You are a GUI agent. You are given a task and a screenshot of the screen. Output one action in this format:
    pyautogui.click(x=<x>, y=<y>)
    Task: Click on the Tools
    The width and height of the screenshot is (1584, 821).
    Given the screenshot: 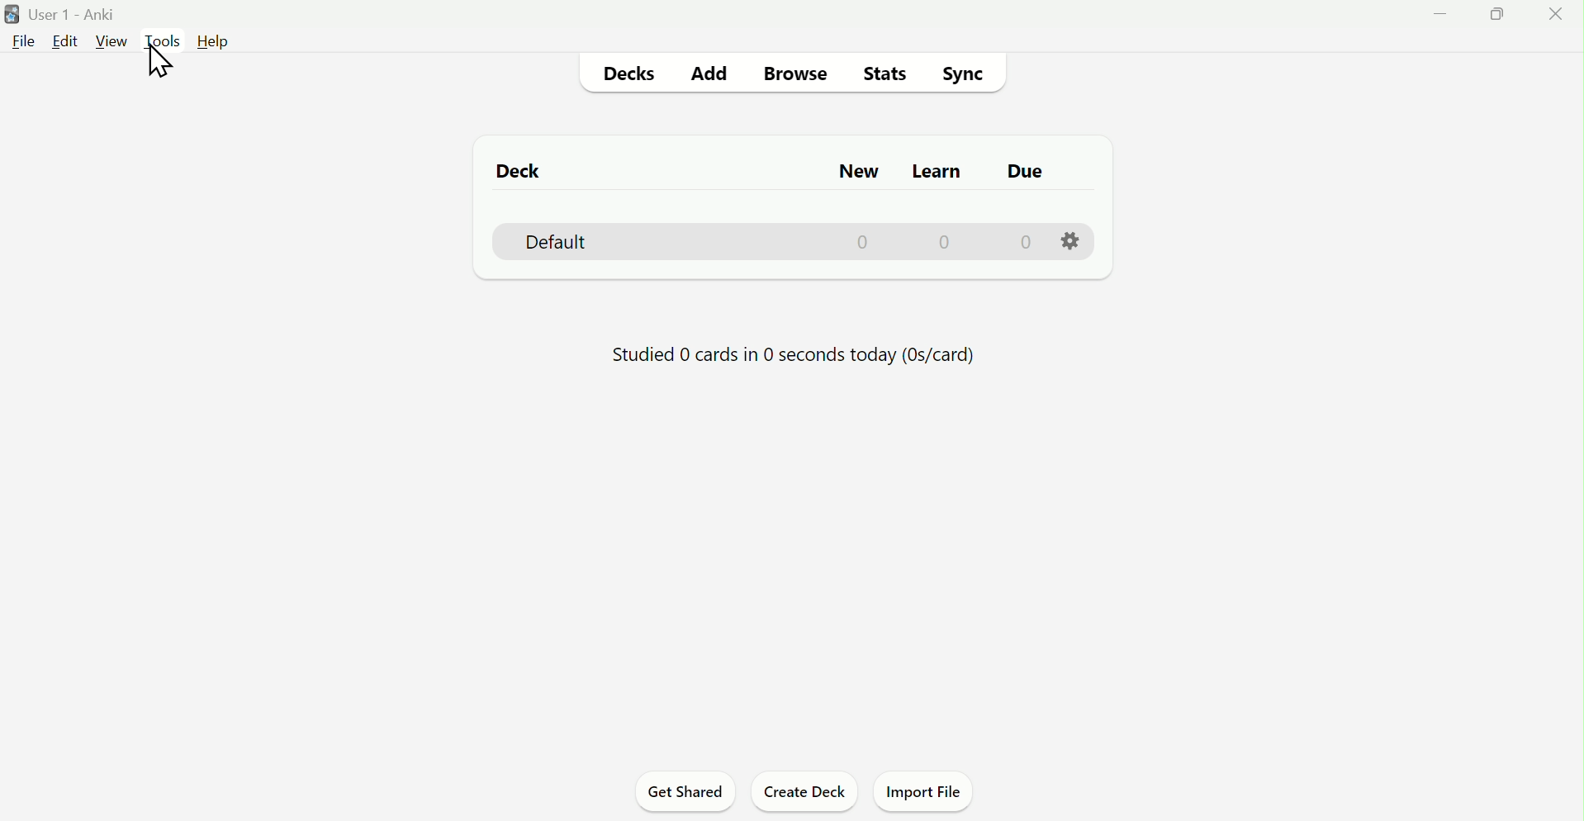 What is the action you would take?
    pyautogui.click(x=165, y=40)
    